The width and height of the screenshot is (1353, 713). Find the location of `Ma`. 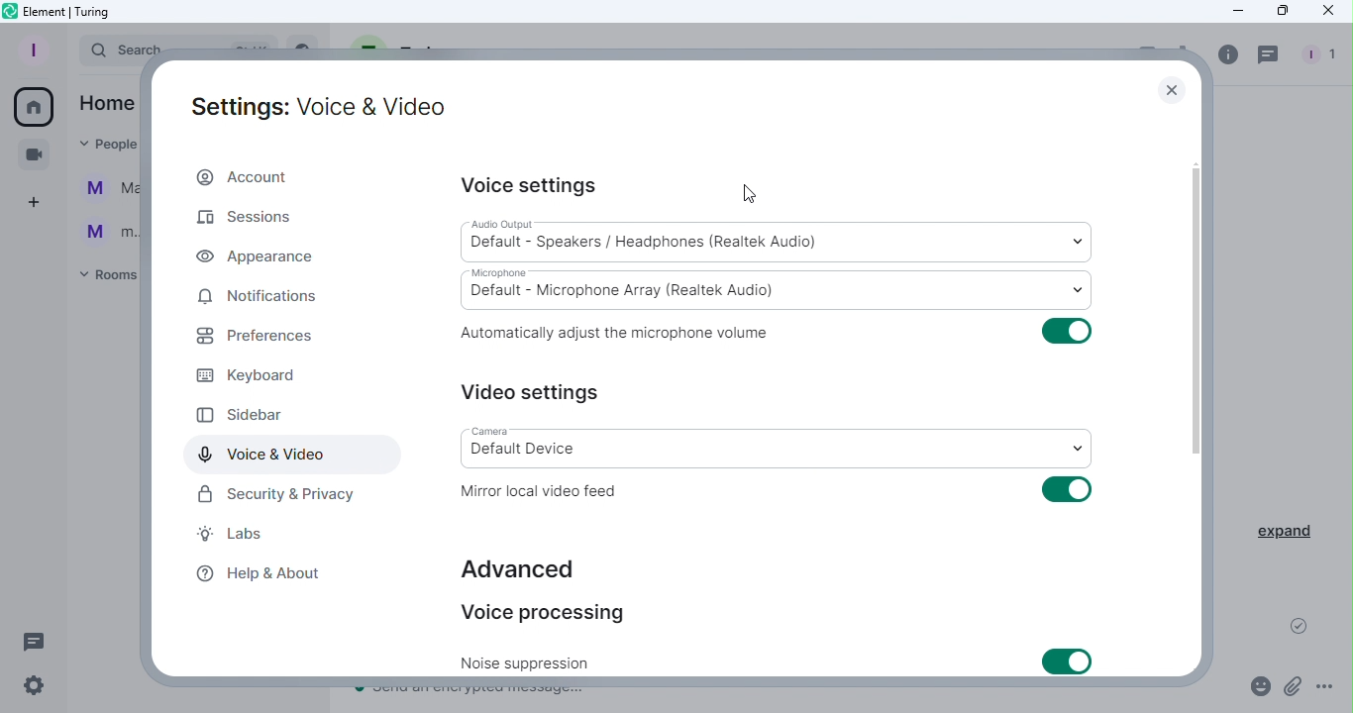

Ma is located at coordinates (109, 187).